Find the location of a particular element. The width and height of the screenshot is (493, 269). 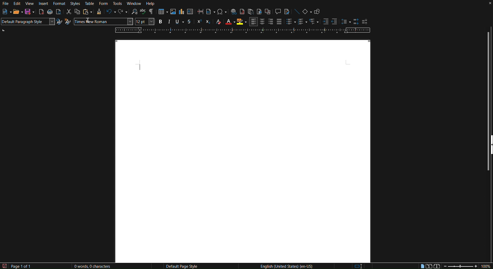

Open is located at coordinates (16, 13).